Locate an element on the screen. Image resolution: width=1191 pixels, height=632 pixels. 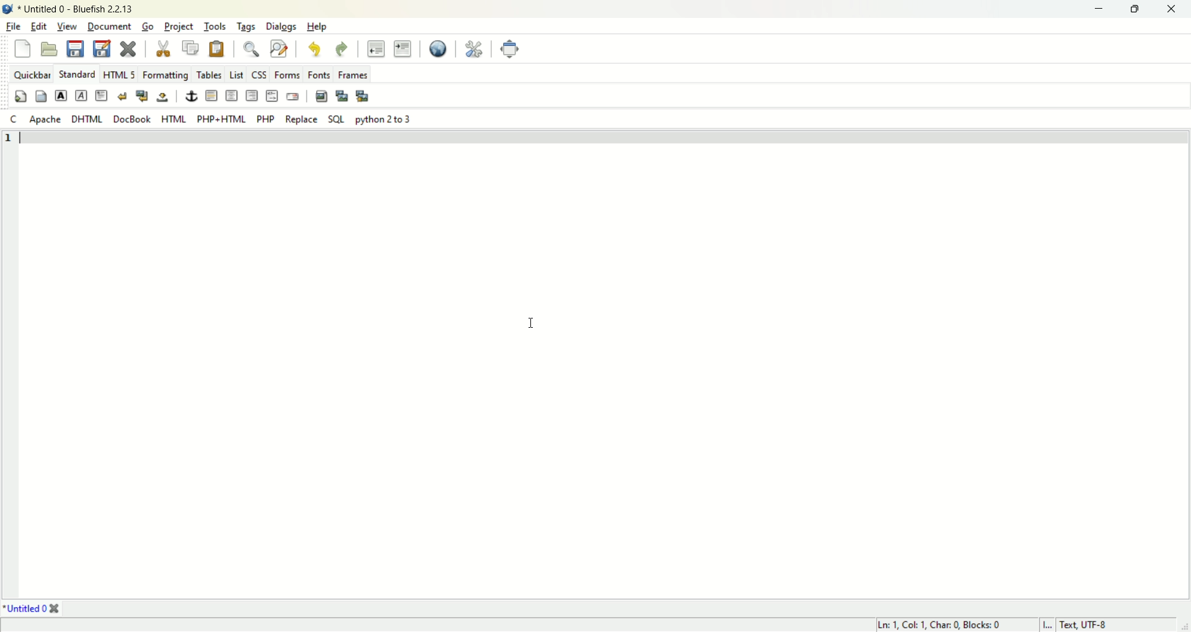
non breaking space is located at coordinates (163, 98).